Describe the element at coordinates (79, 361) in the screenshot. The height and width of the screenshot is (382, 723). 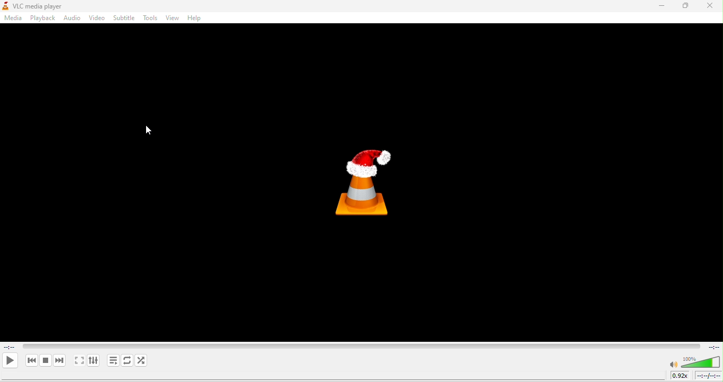
I see `toggle the video in  fullscreen` at that location.